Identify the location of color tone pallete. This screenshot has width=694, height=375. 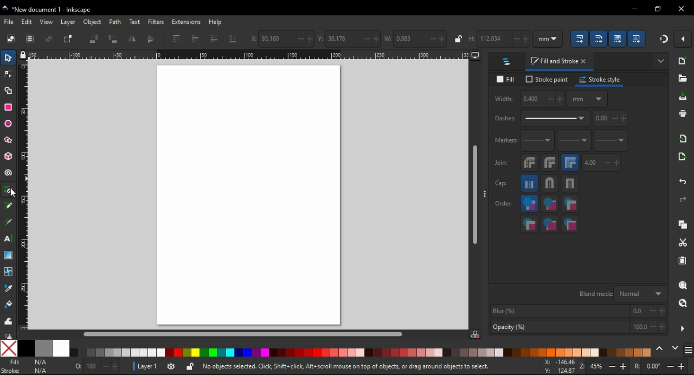
(557, 352).